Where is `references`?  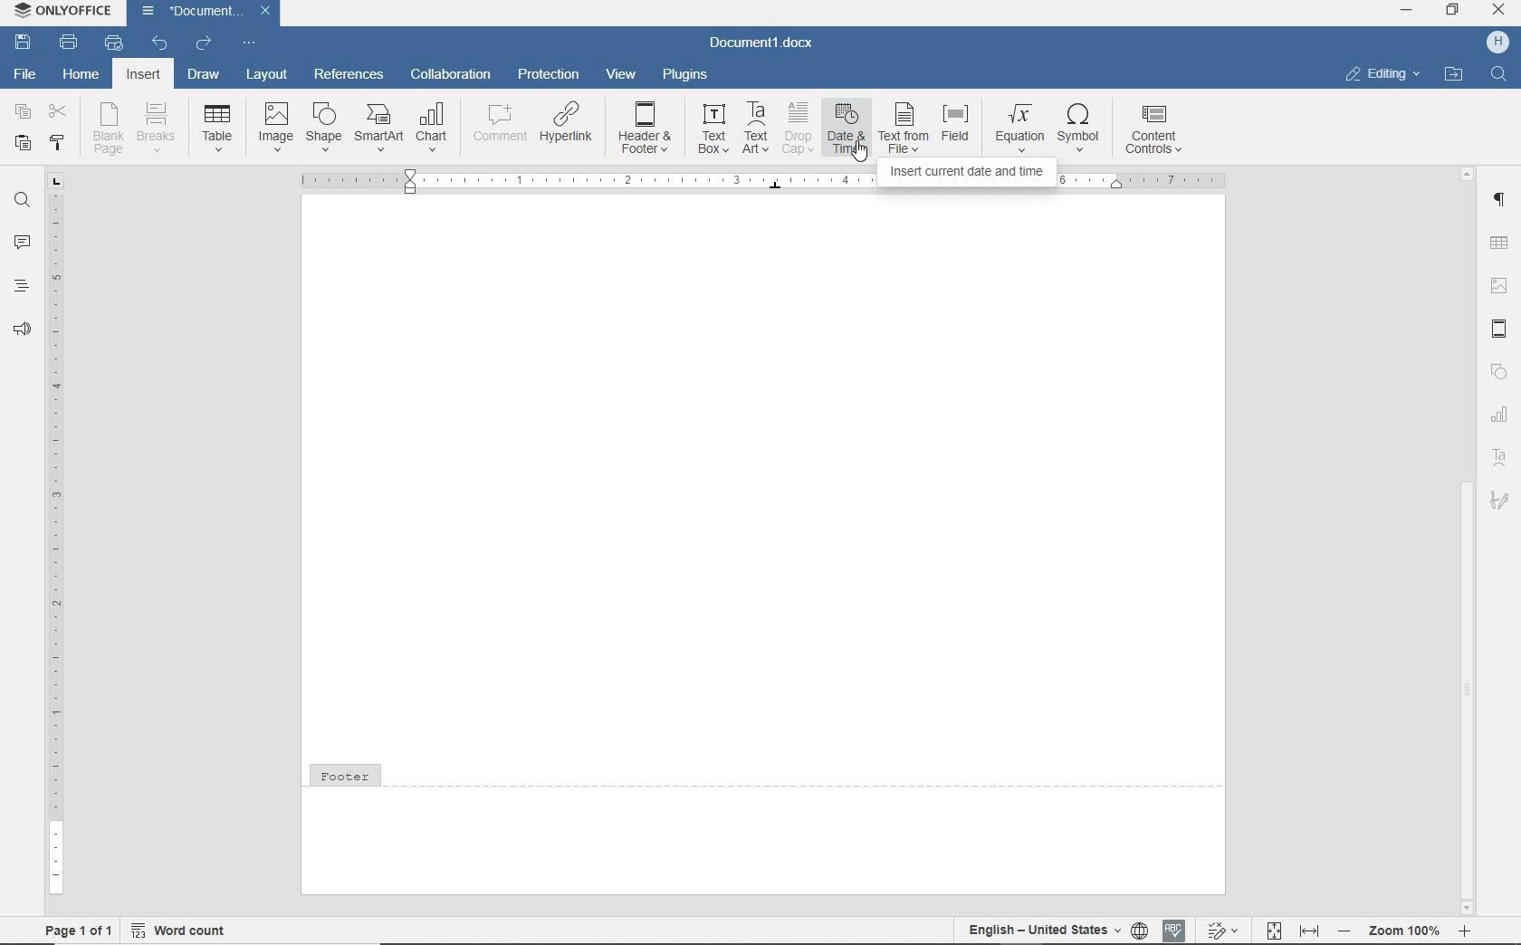 references is located at coordinates (349, 73).